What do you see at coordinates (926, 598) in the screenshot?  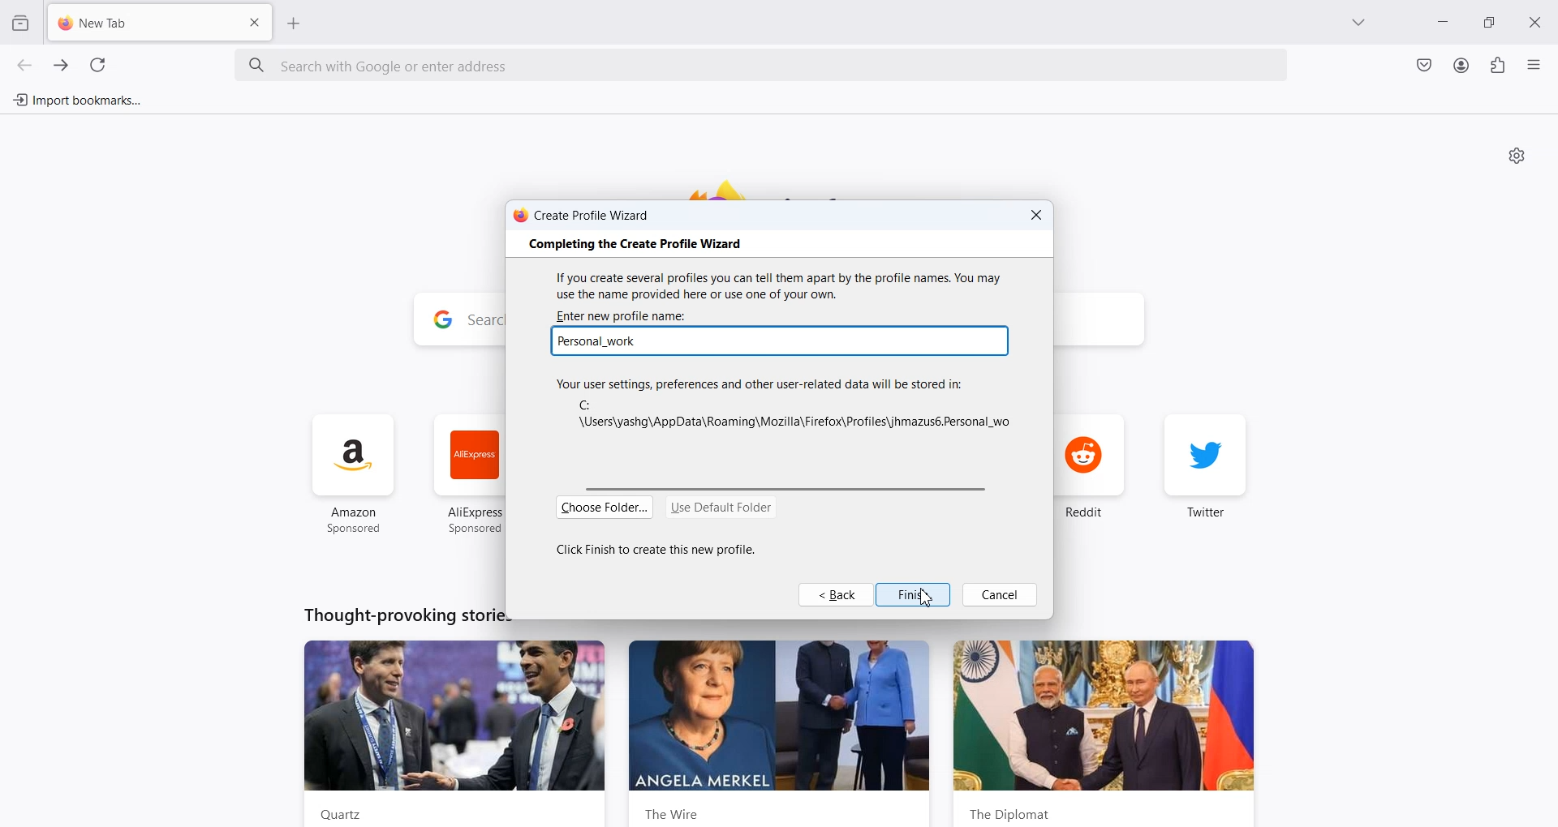 I see `Cursor` at bounding box center [926, 598].